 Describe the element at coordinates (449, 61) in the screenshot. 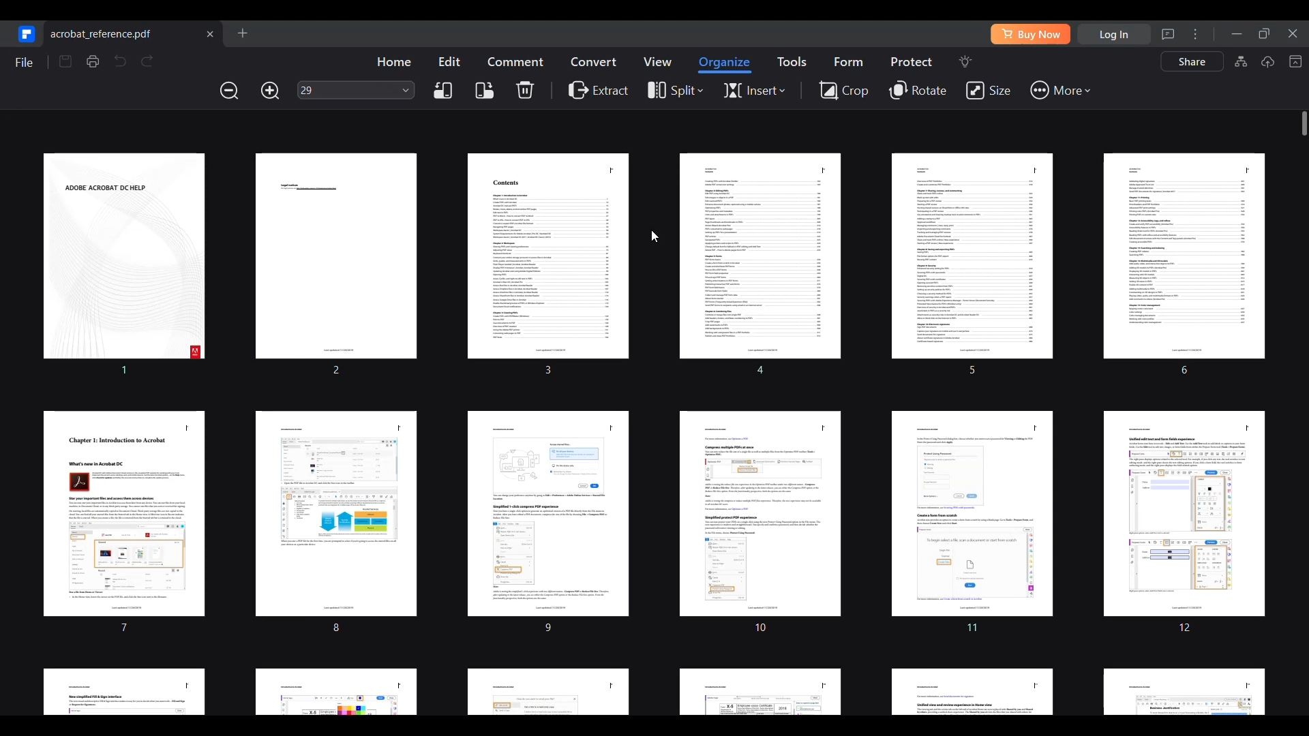

I see `Edit` at that location.